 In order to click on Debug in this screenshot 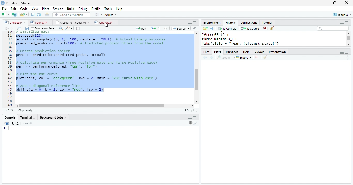, I will do `click(83, 9)`.